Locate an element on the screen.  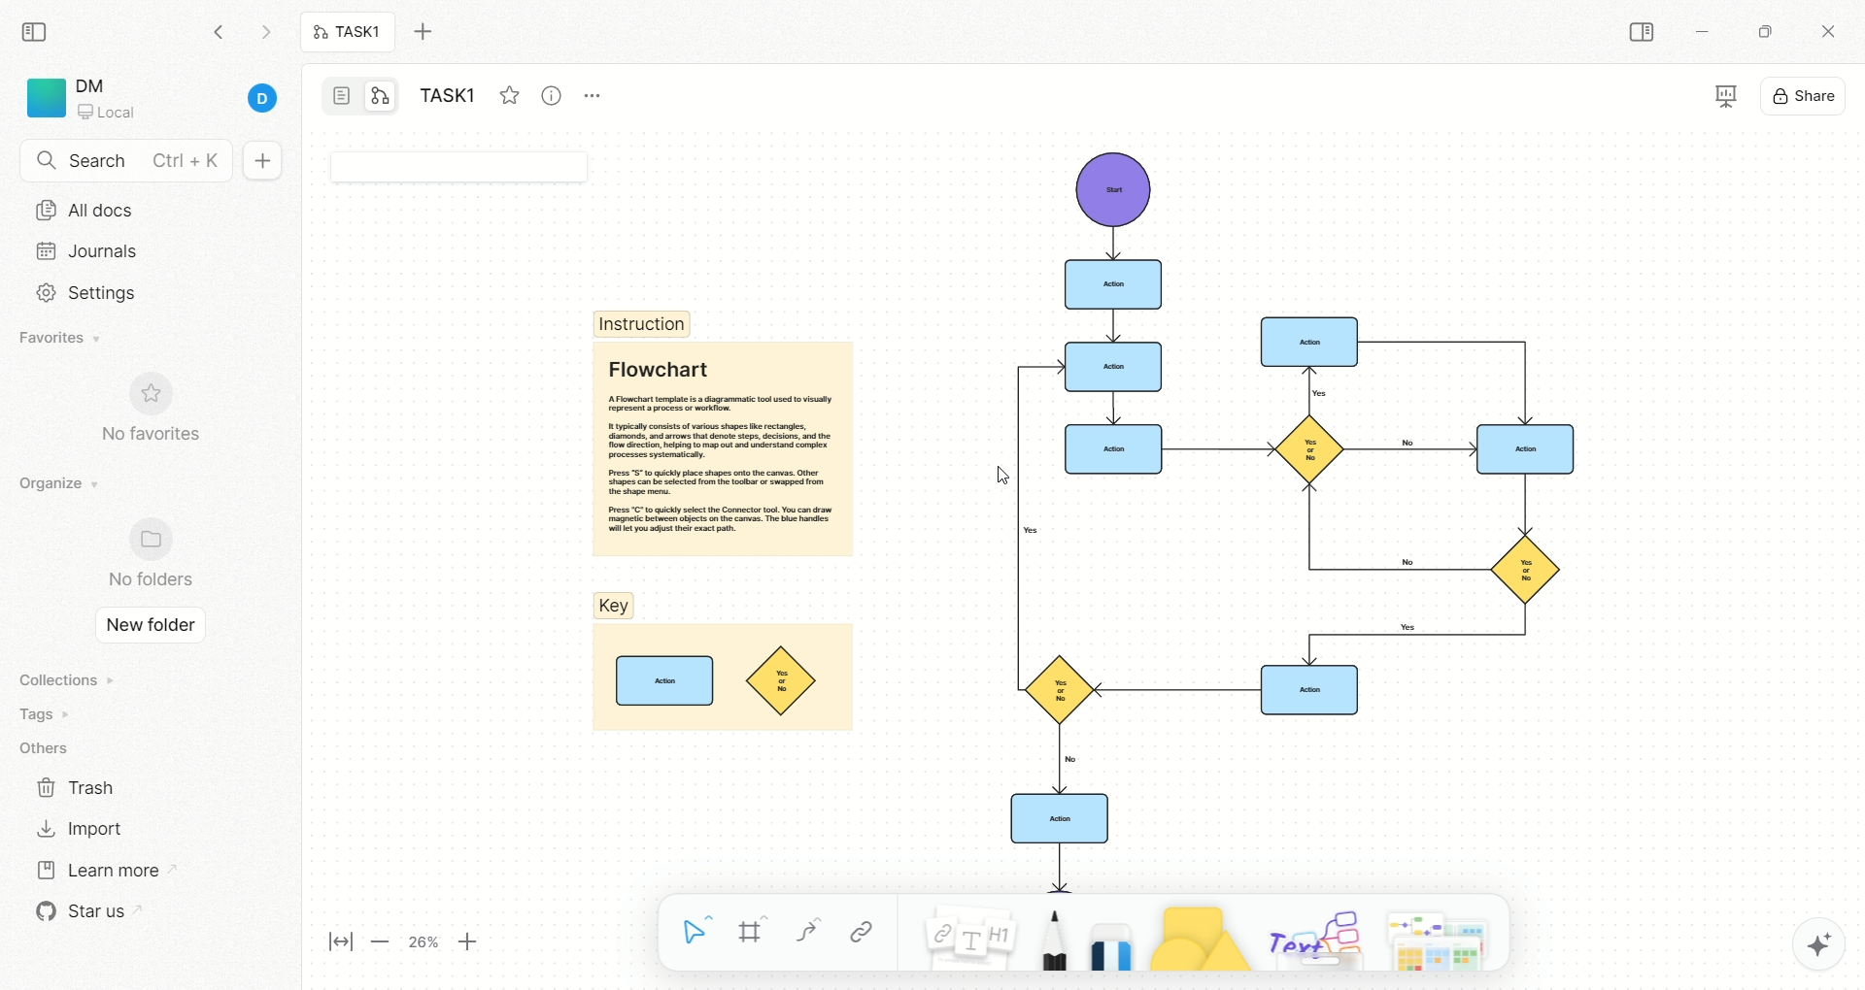
logo is located at coordinates (43, 98).